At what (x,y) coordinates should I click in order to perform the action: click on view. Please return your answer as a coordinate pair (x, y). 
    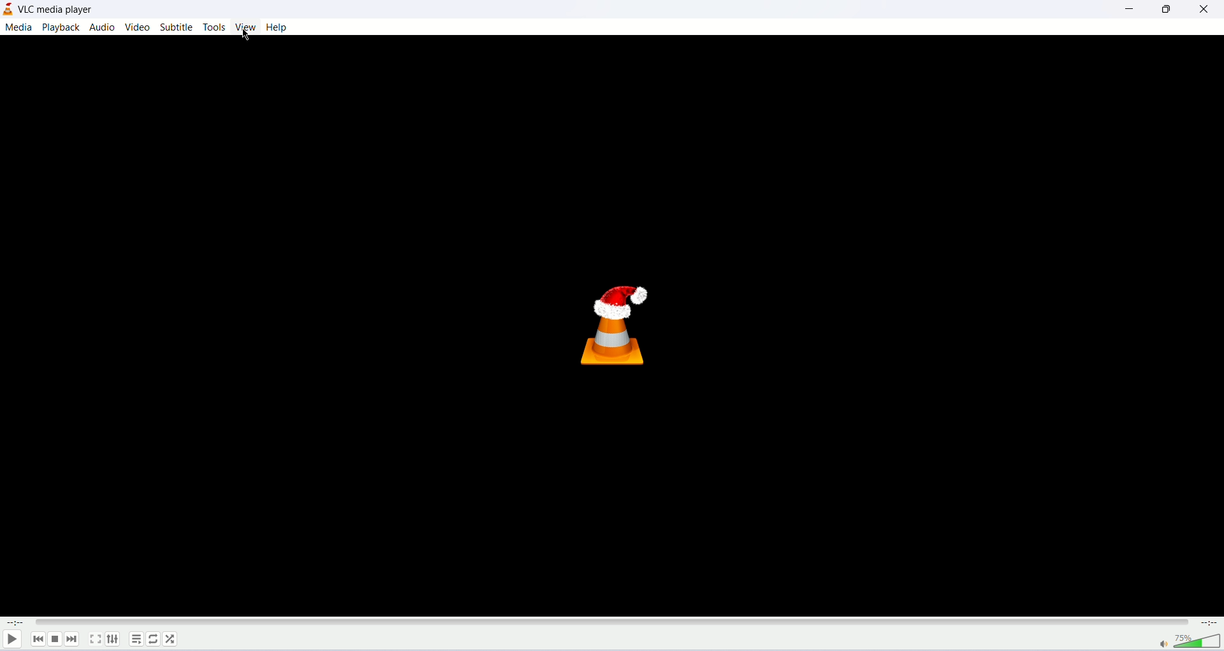
    Looking at the image, I should click on (248, 27).